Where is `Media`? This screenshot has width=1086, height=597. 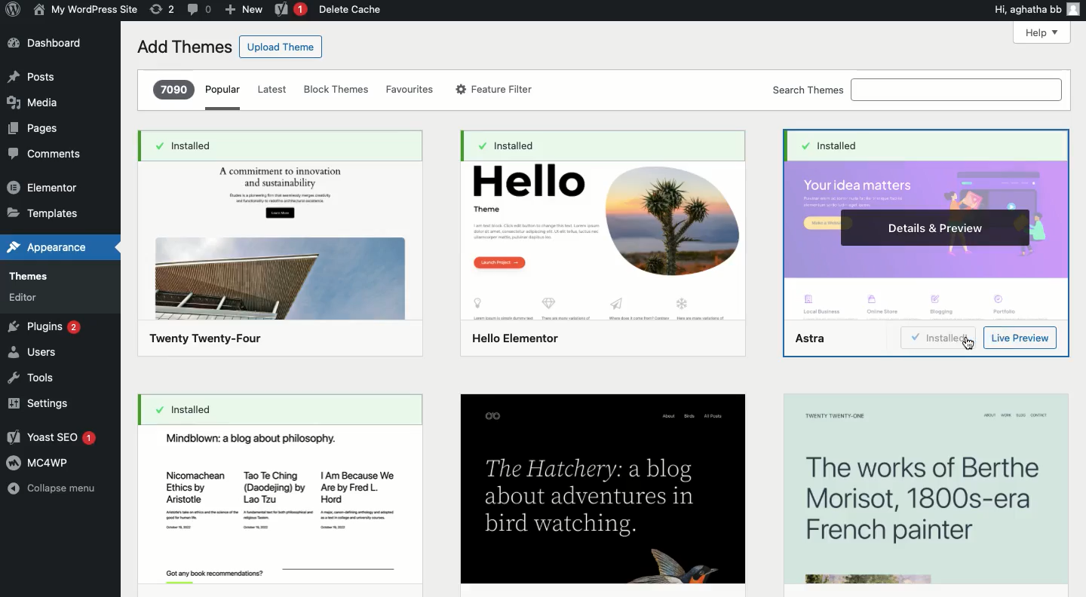 Media is located at coordinates (37, 100).